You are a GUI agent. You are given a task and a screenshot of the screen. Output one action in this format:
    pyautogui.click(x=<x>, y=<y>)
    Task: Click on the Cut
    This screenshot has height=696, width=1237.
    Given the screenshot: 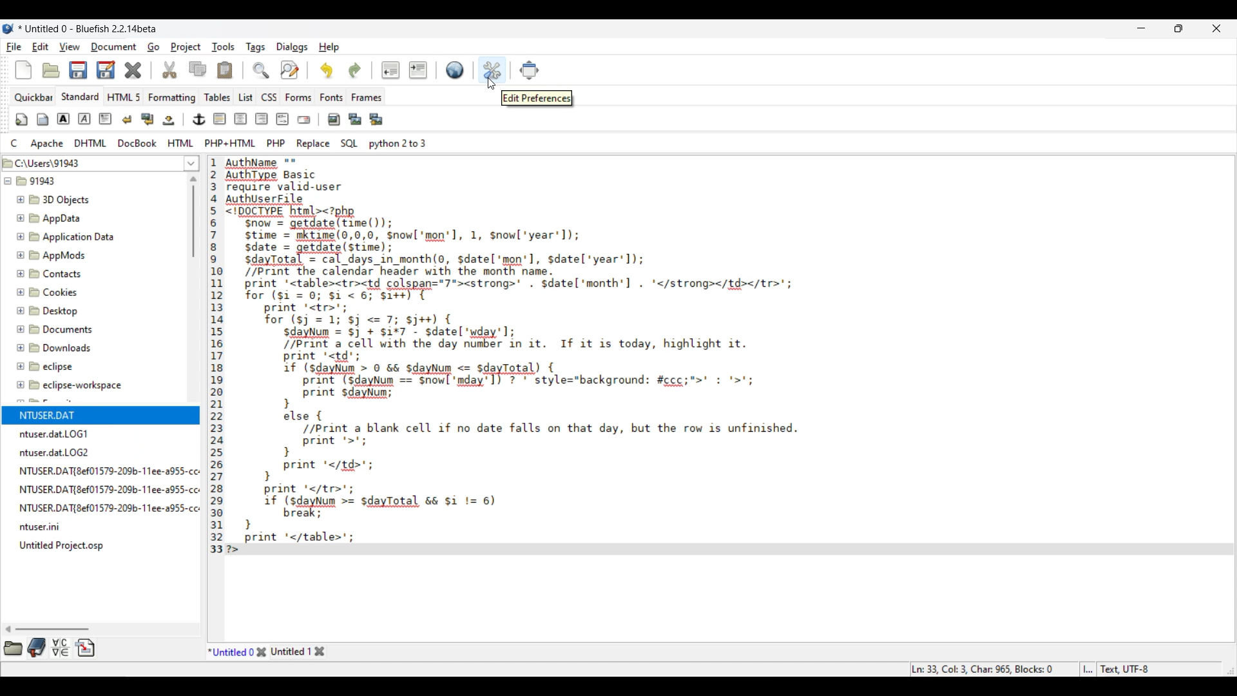 What is the action you would take?
    pyautogui.click(x=169, y=70)
    